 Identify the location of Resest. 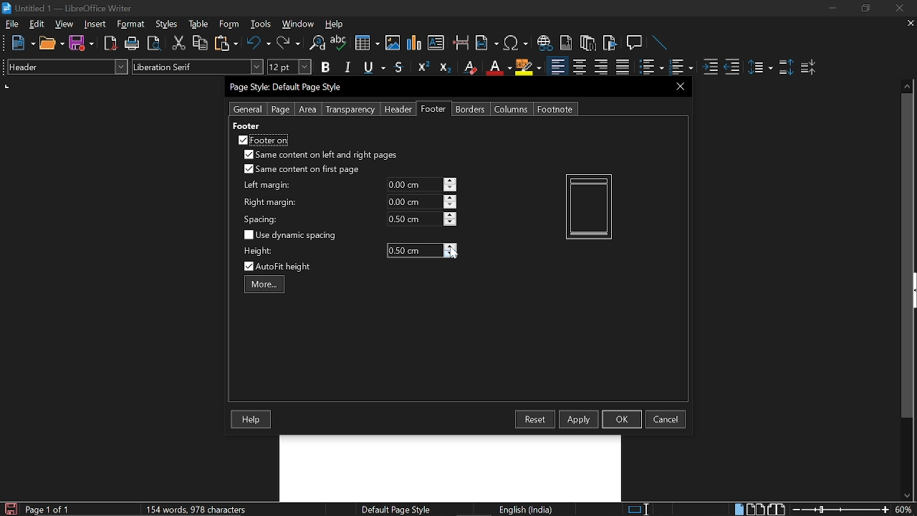
(535, 419).